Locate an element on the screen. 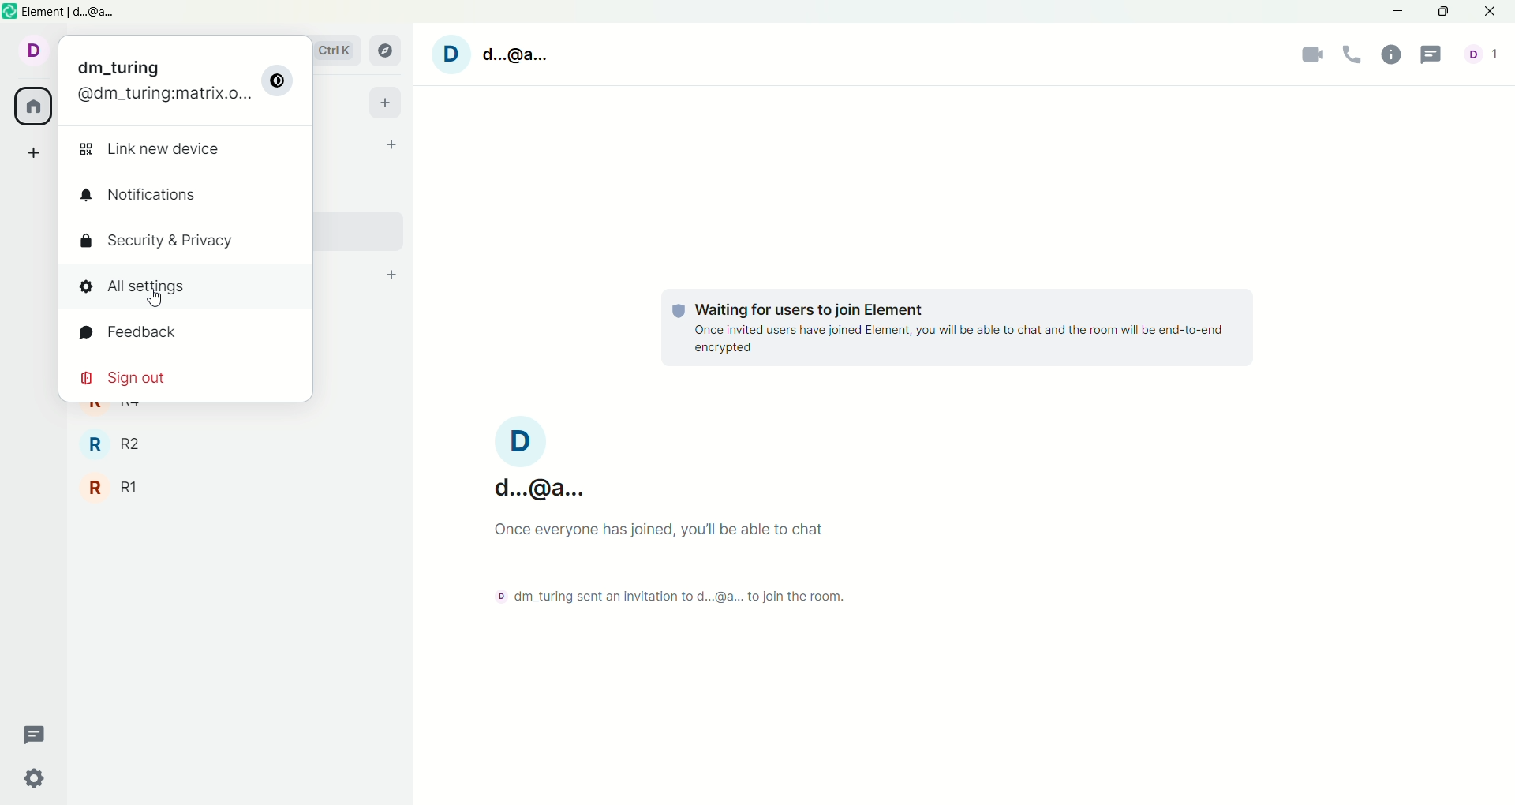 This screenshot has height=805, width=1515. sign out is located at coordinates (129, 380).